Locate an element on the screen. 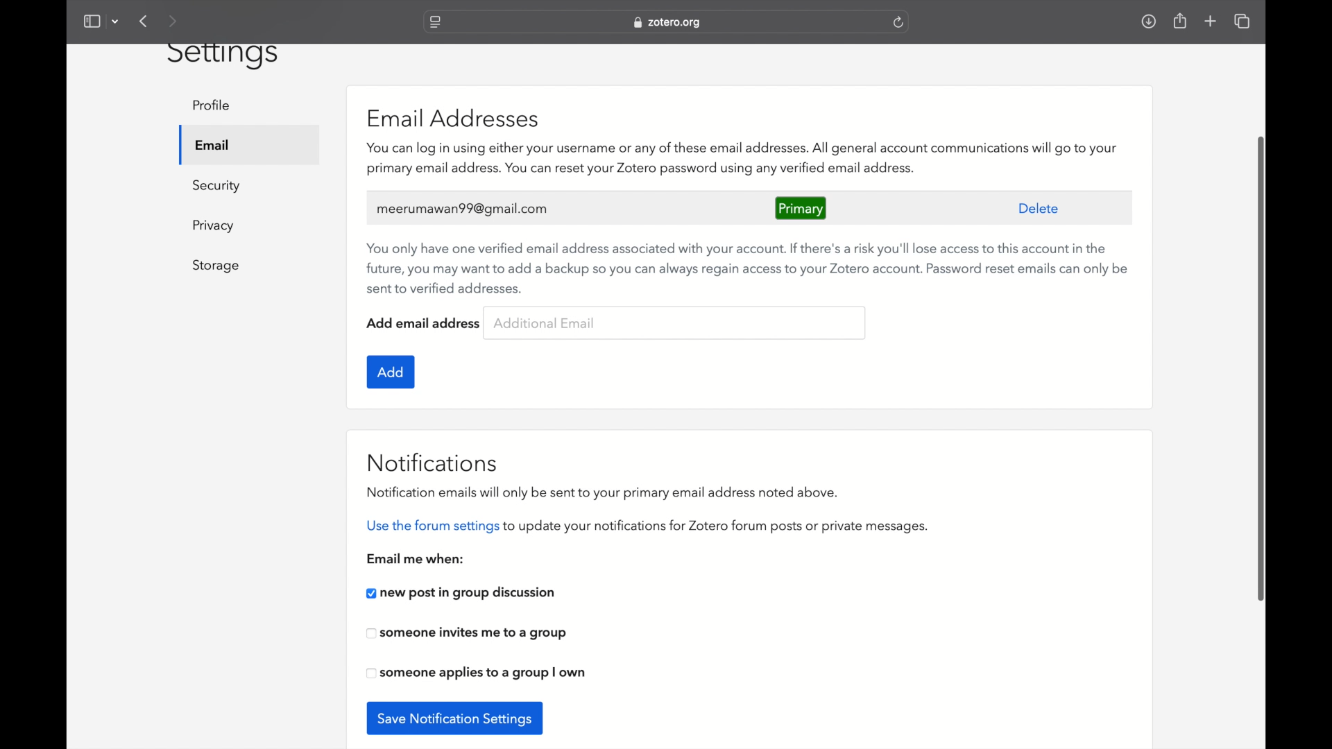 This screenshot has height=749, width=1332. dropdown is located at coordinates (115, 23).